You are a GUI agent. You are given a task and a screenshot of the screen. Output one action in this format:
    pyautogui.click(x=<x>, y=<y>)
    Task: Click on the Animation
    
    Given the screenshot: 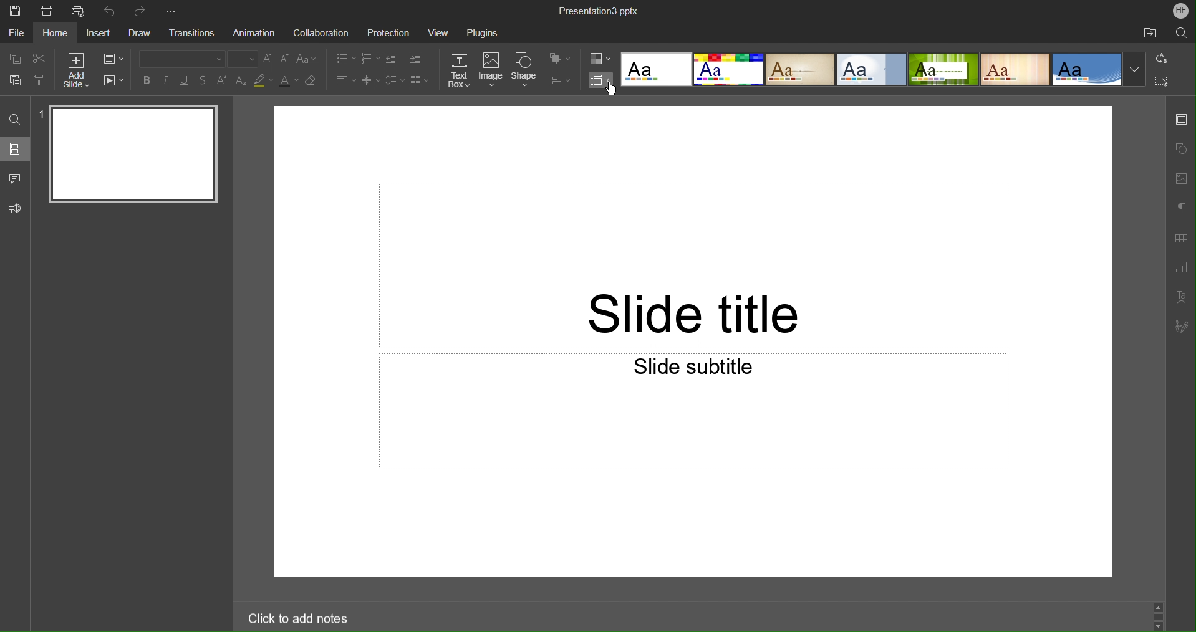 What is the action you would take?
    pyautogui.click(x=256, y=33)
    